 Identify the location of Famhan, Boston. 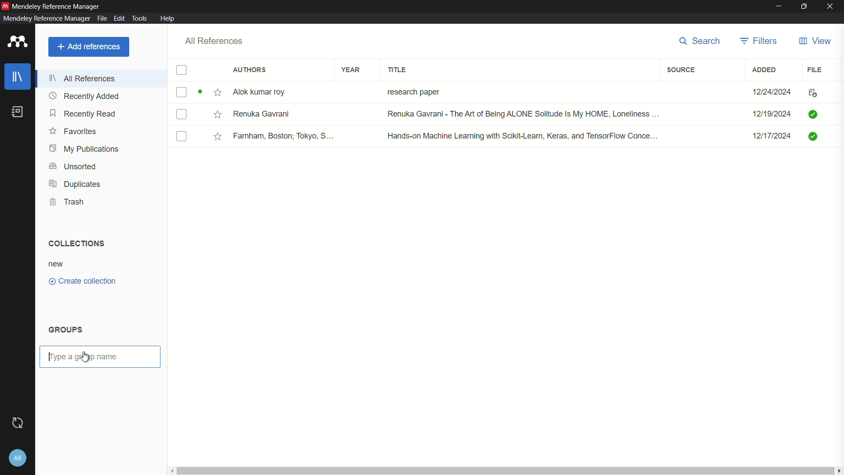
(284, 137).